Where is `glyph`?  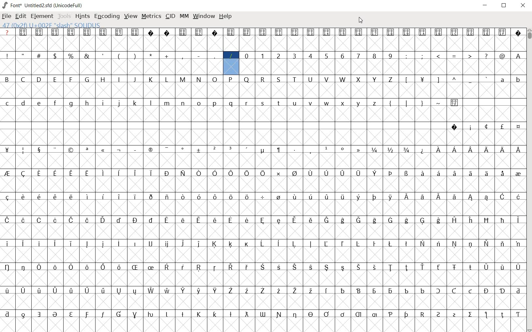 glyph is located at coordinates (279, 56).